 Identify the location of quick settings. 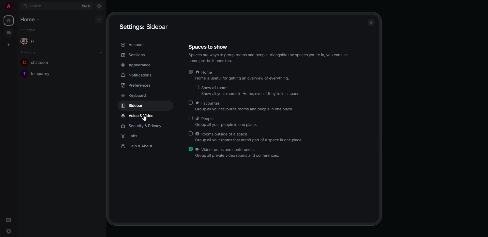
(8, 231).